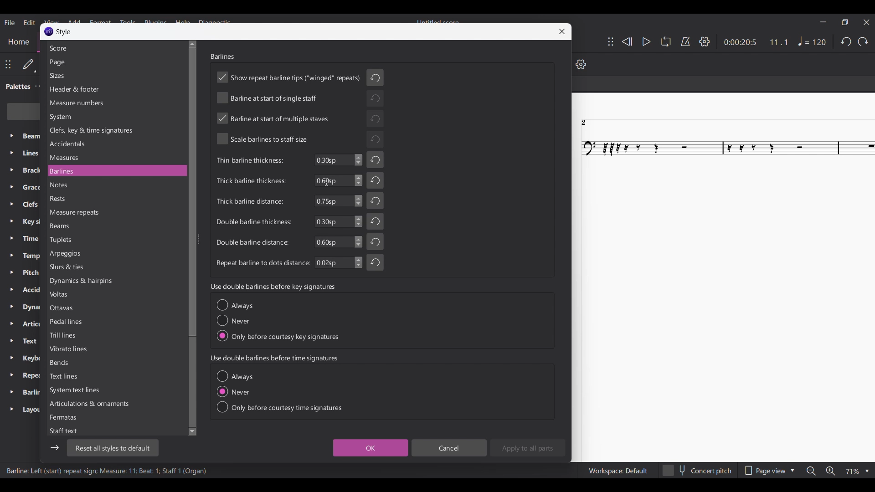  I want to click on Current selection highlighted, so click(159, 170).